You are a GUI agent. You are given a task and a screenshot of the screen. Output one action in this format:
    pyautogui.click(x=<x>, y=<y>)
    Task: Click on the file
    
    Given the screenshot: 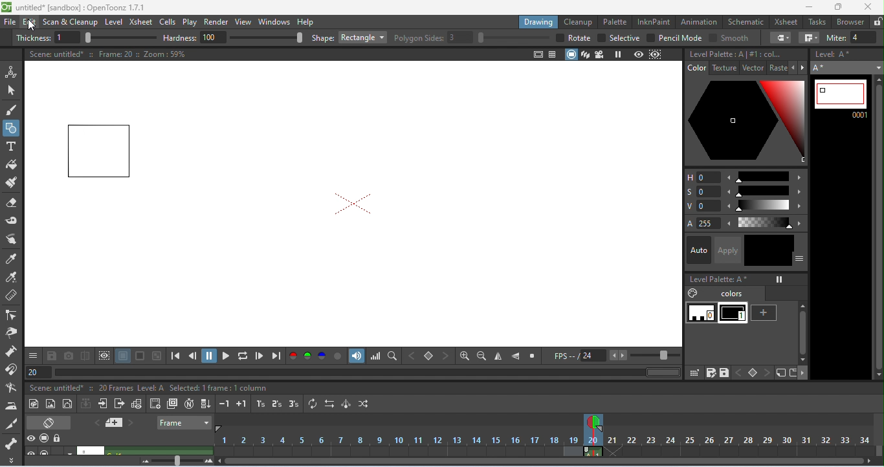 What is the action you would take?
    pyautogui.click(x=9, y=21)
    